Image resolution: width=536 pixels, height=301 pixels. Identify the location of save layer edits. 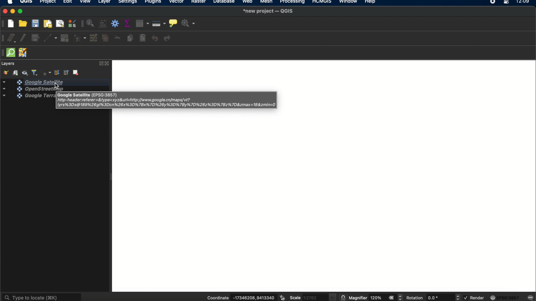
(36, 38).